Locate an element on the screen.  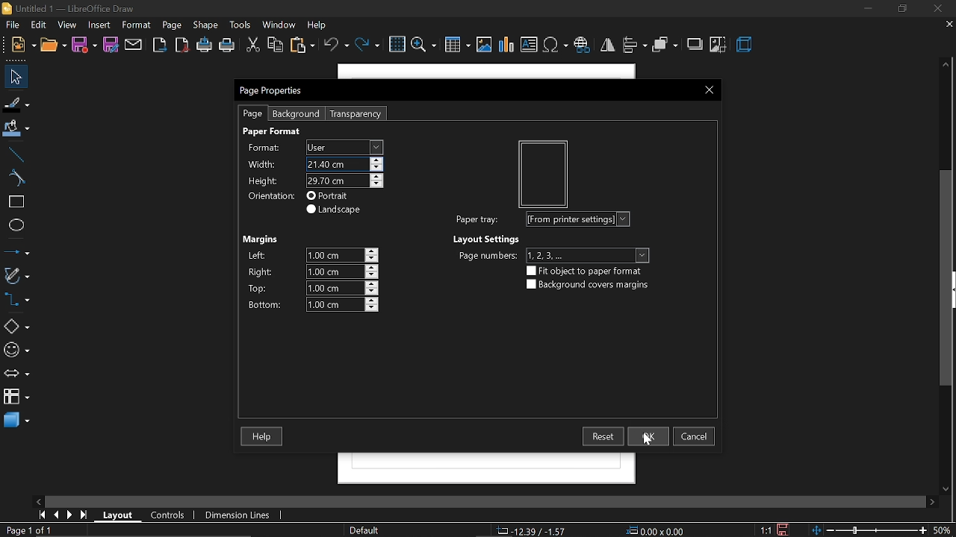
edit is located at coordinates (40, 25).